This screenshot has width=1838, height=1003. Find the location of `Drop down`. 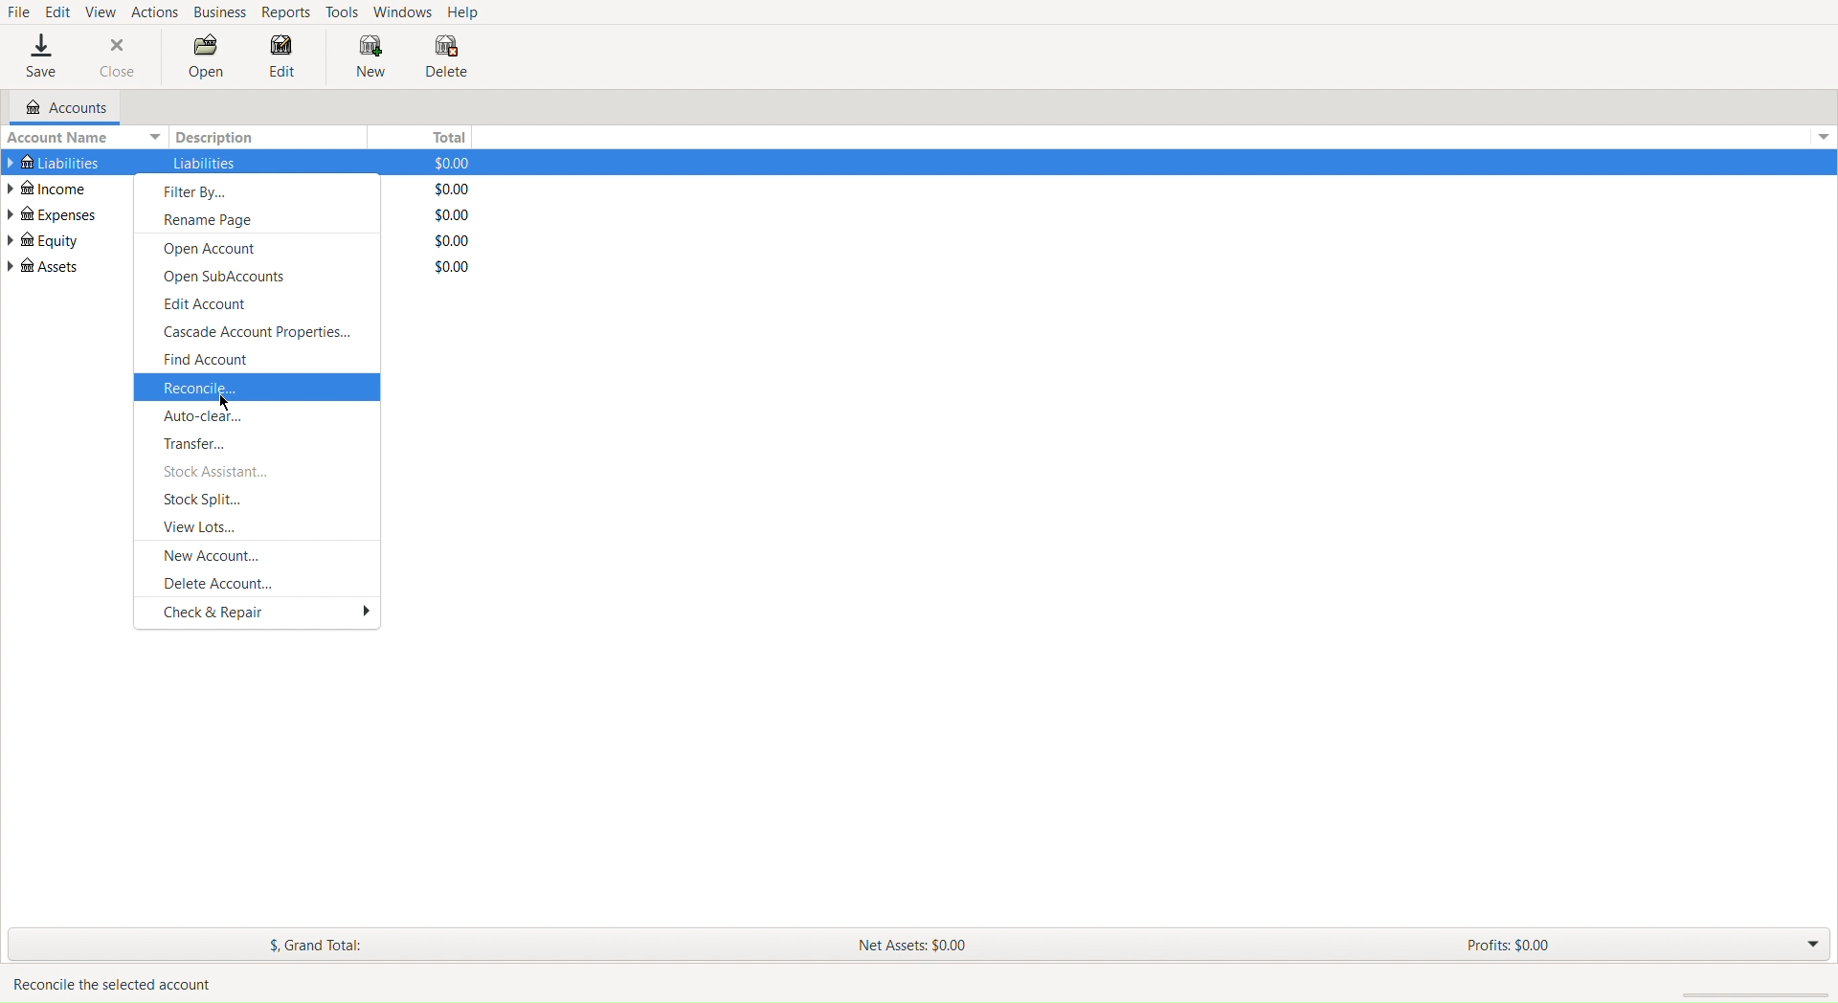

Drop down is located at coordinates (1809, 946).